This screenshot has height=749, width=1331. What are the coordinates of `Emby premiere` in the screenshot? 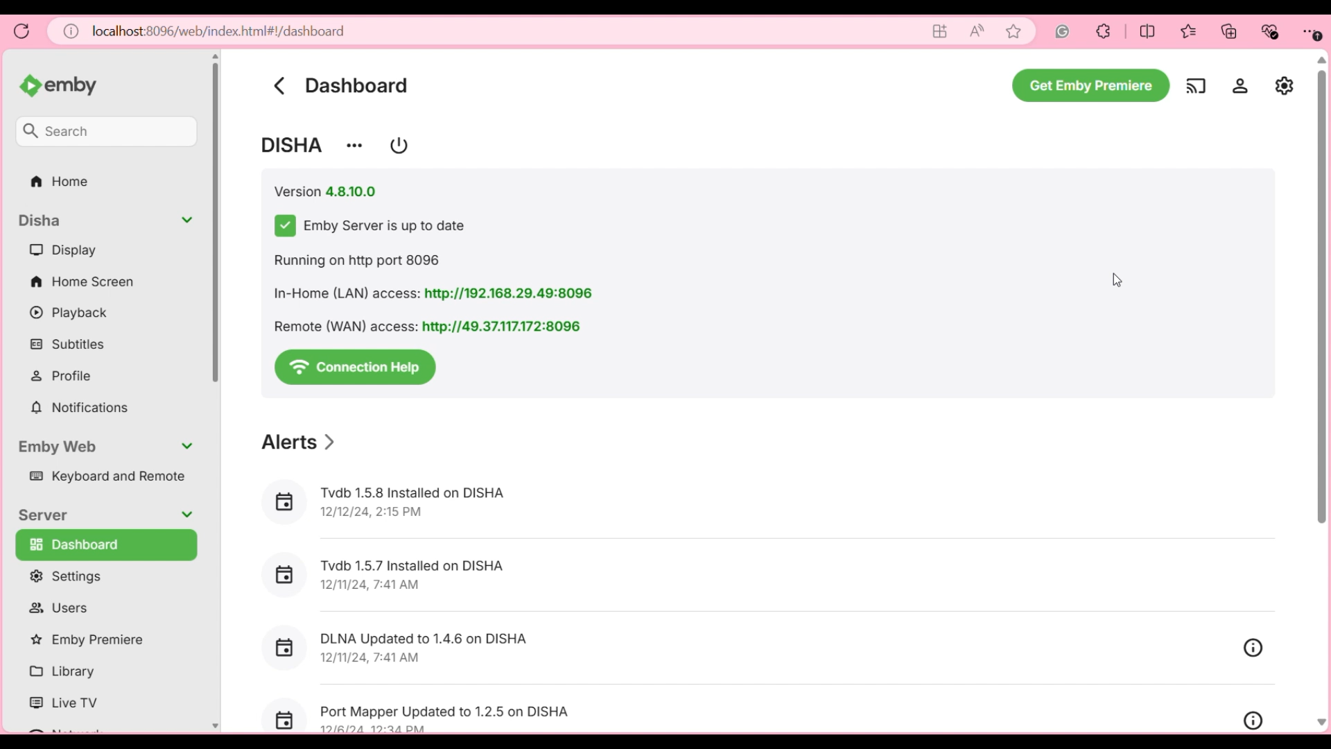 It's located at (101, 640).